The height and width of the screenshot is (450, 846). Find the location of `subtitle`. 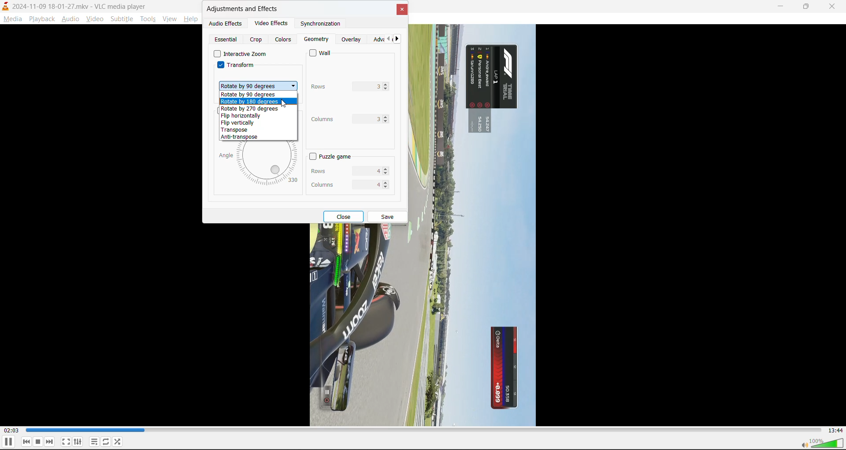

subtitle is located at coordinates (123, 20).